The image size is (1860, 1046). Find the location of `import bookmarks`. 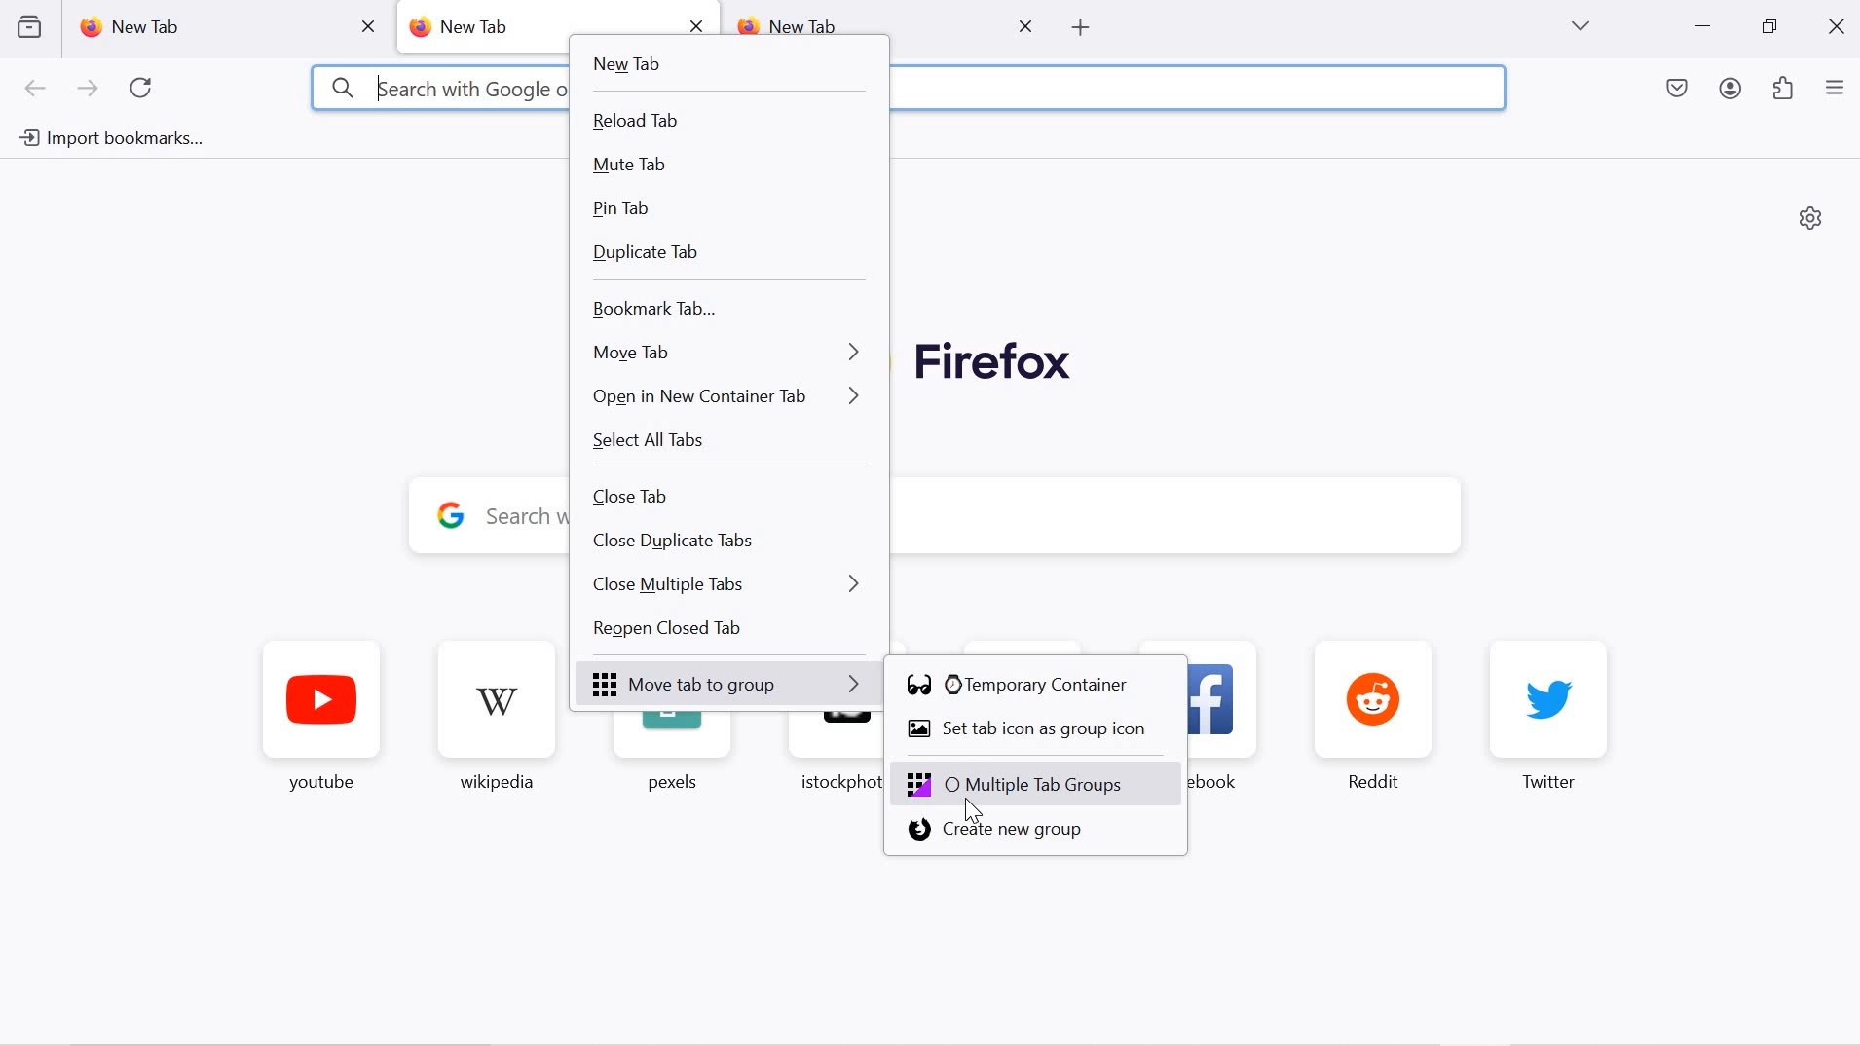

import bookmarks is located at coordinates (107, 139).